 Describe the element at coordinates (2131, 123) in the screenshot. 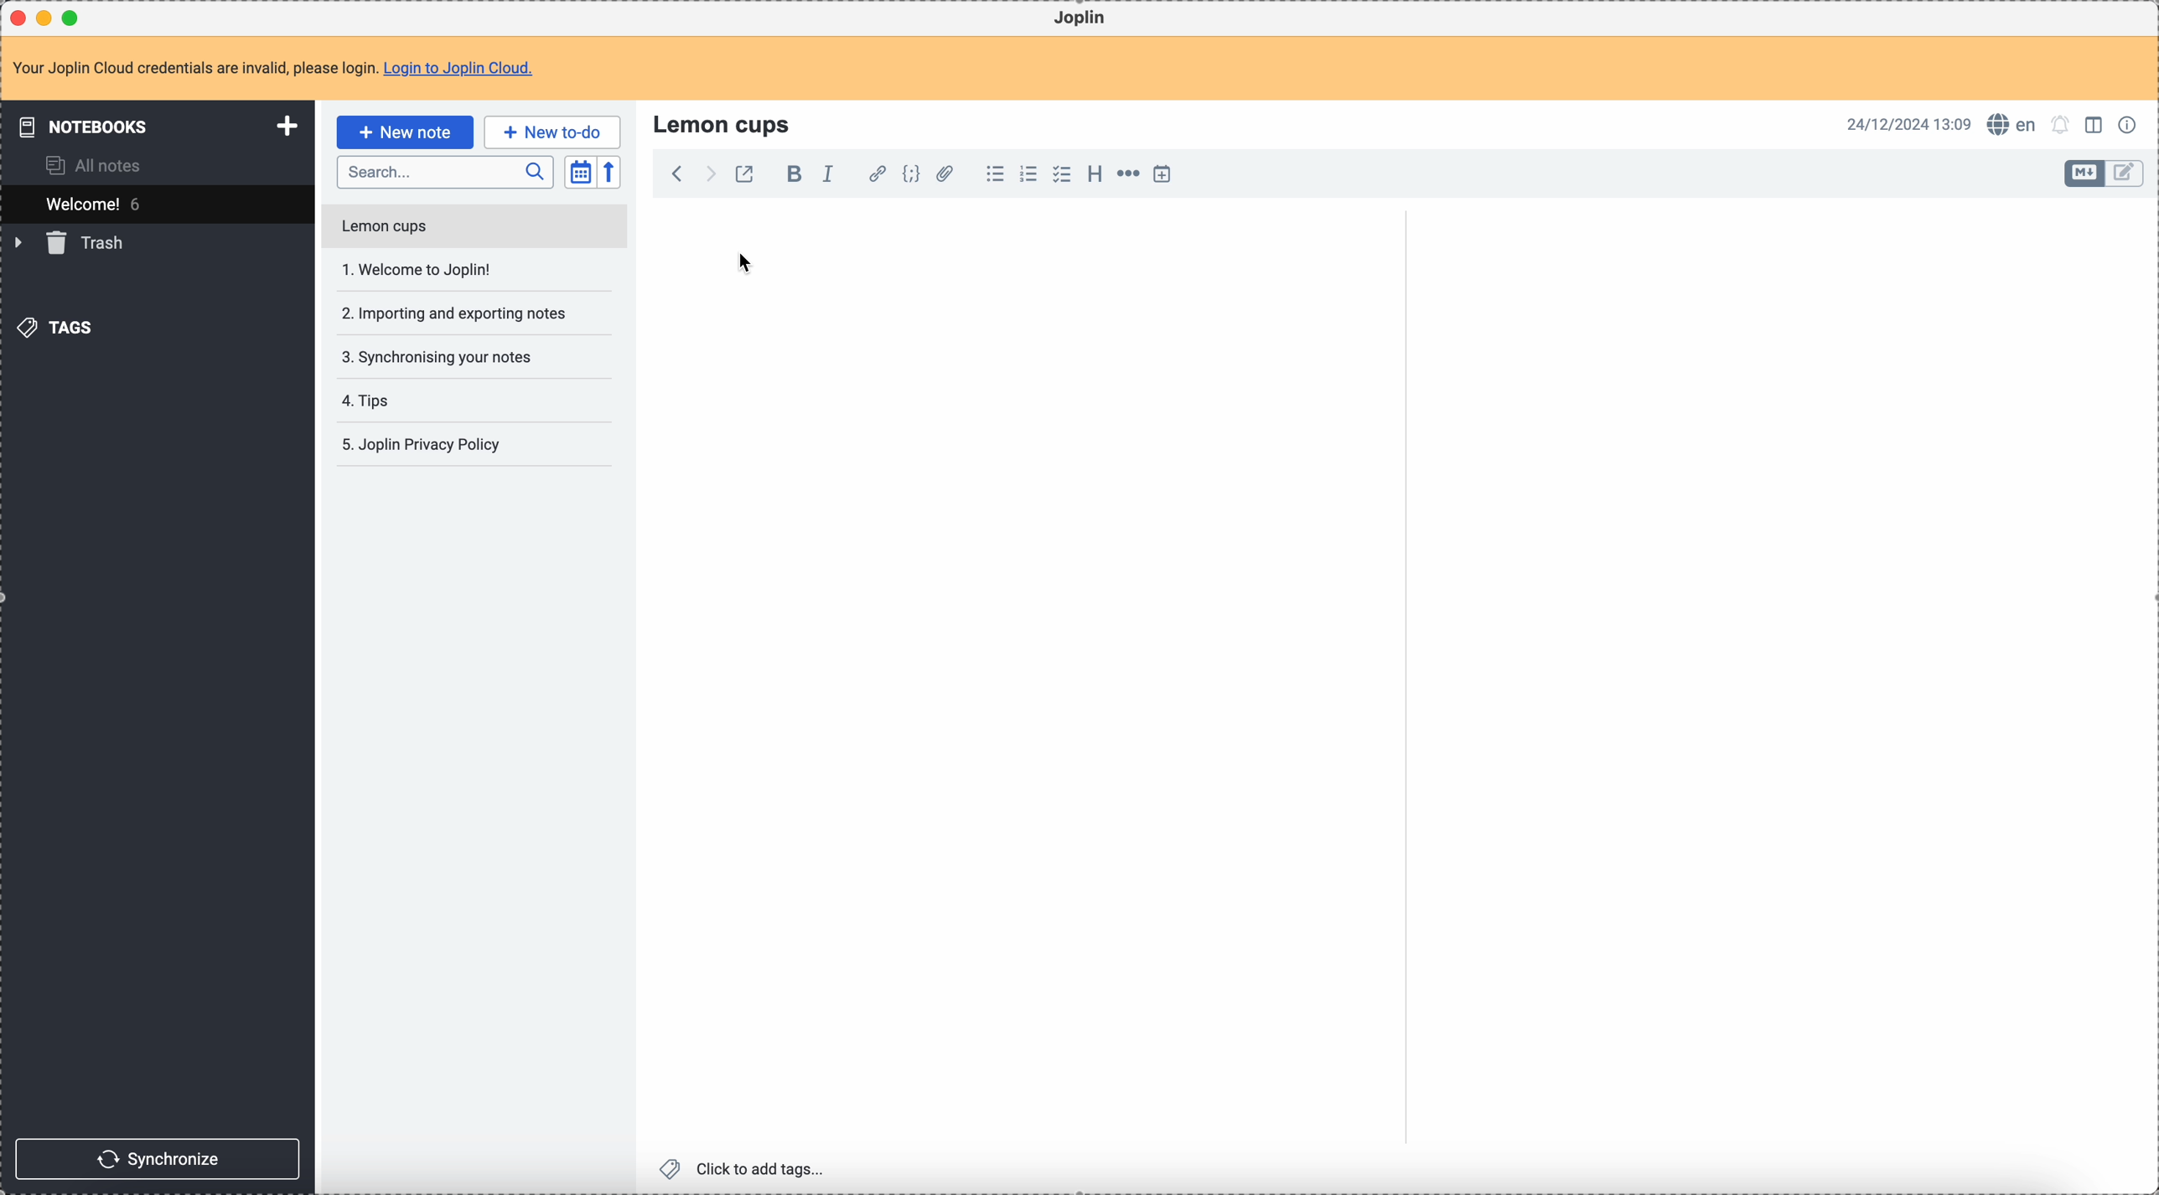

I see `note properties` at that location.